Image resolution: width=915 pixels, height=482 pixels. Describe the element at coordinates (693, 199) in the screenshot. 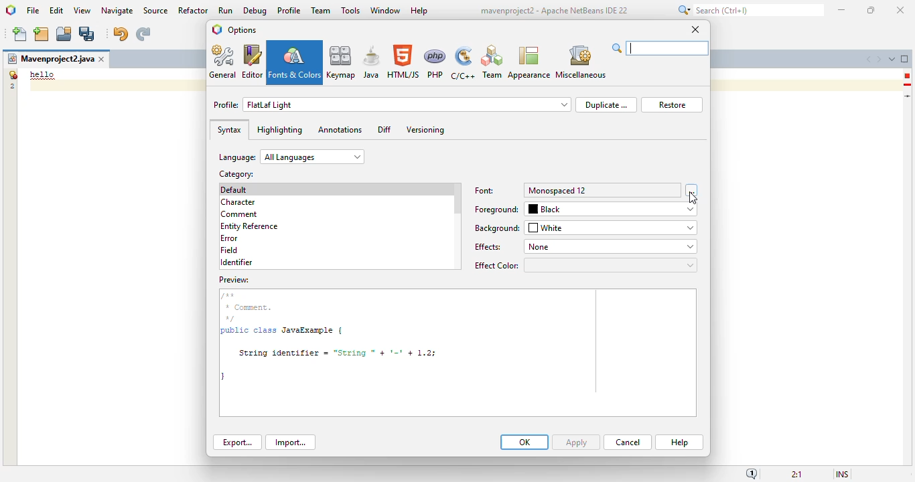

I see `cursor` at that location.